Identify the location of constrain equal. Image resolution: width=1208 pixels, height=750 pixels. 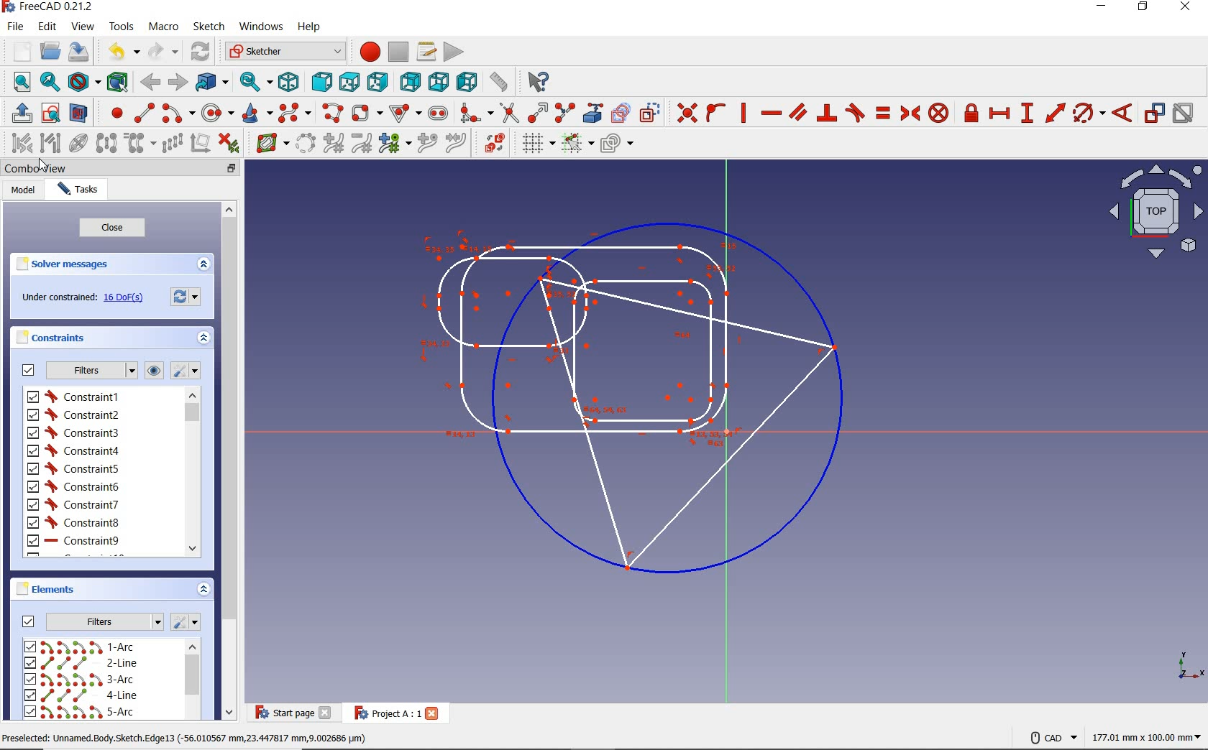
(884, 113).